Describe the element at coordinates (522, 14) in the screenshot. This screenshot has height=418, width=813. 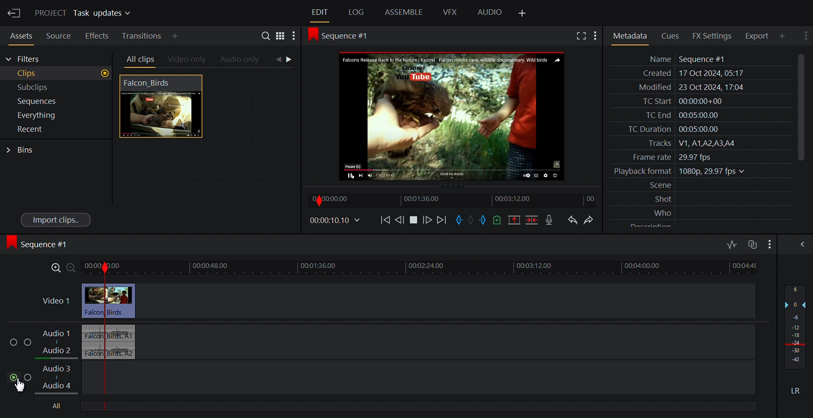
I see `Add Panel` at that location.